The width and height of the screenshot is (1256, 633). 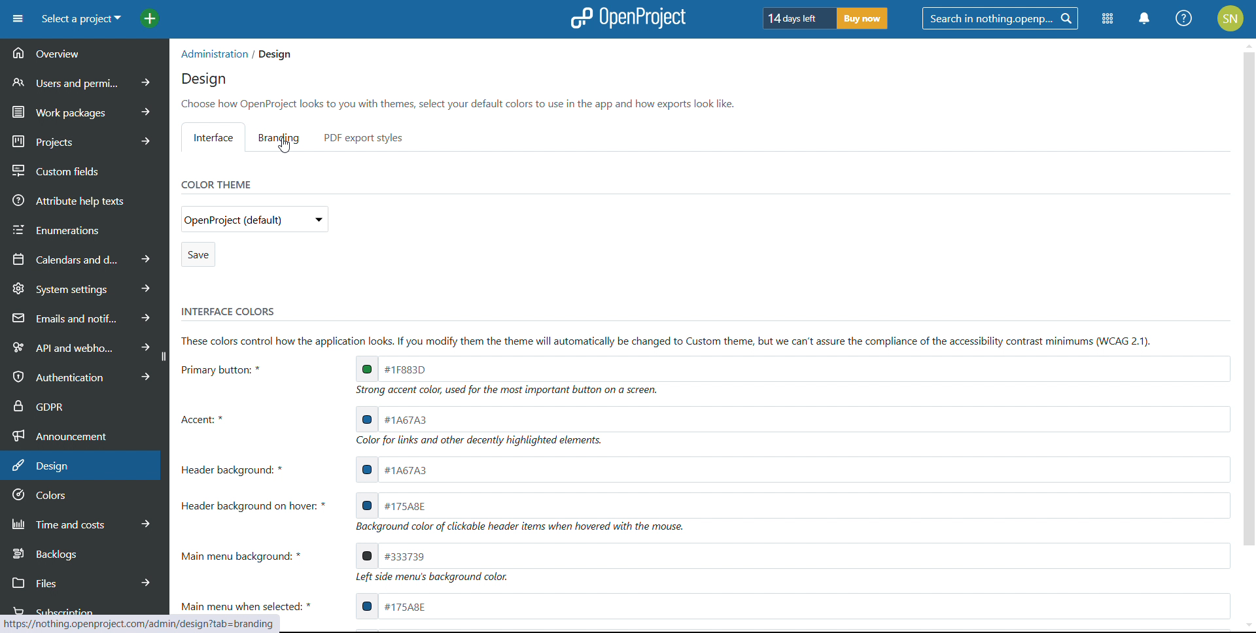 I want to click on Strong accent color, used for the most important button on a screen., so click(x=504, y=390).